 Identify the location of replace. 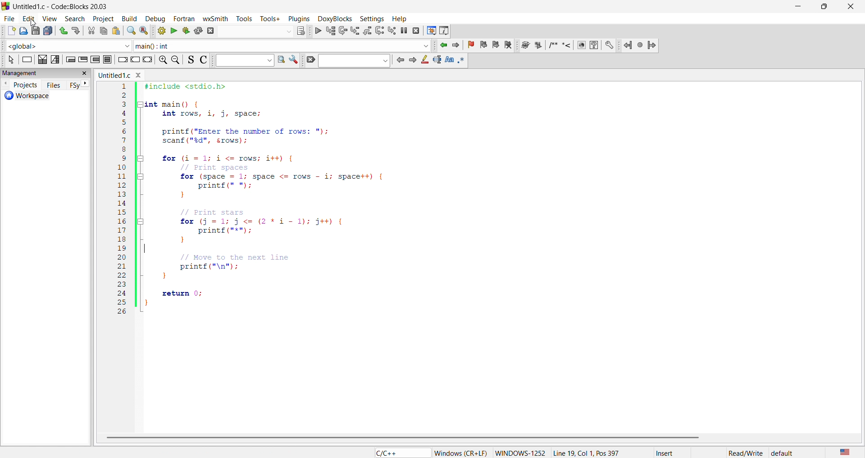
(143, 31).